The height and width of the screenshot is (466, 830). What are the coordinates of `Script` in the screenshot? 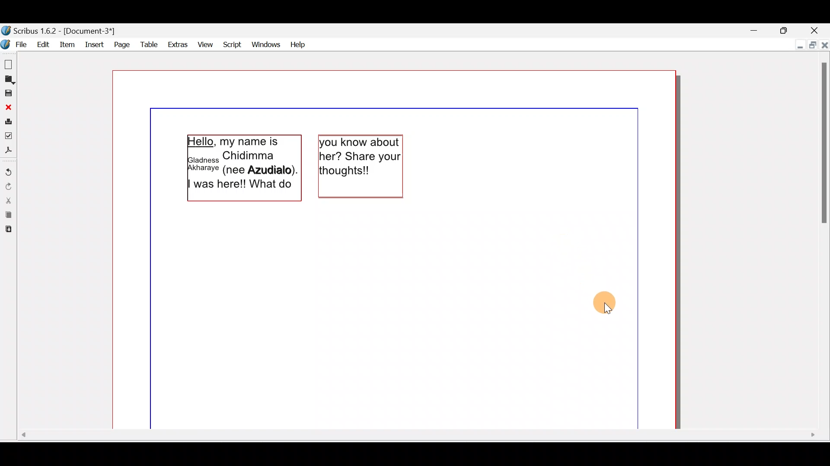 It's located at (233, 43).